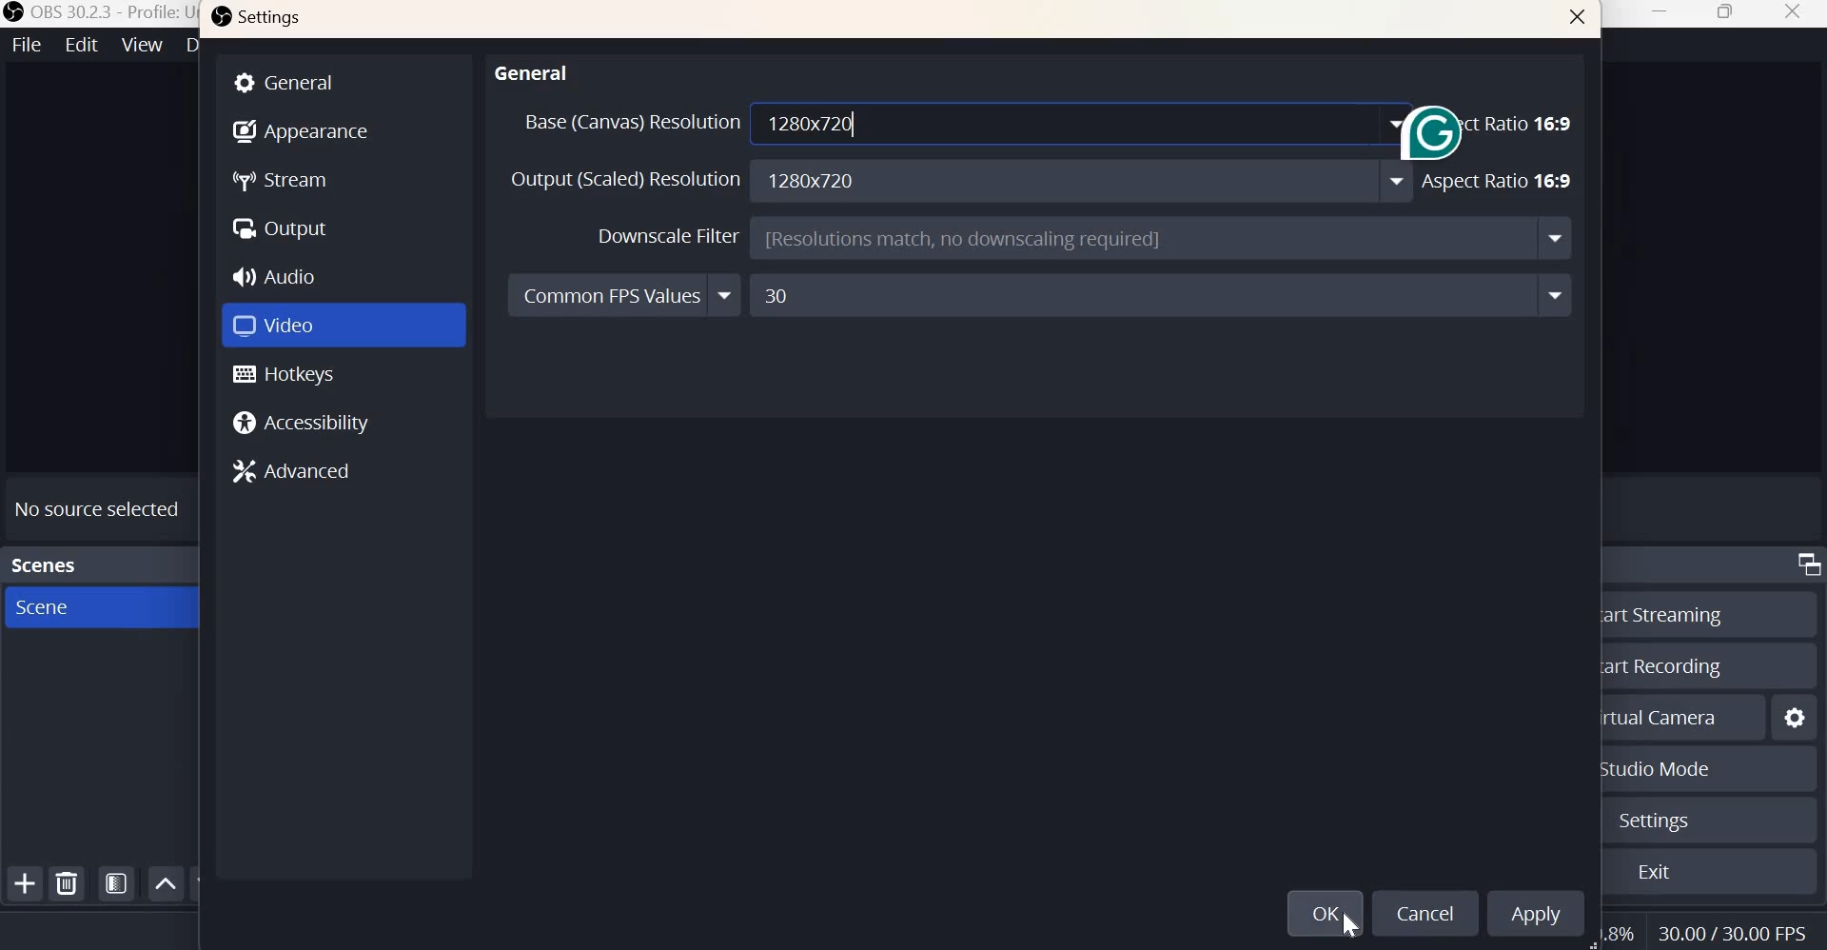  I want to click on Bicubic (sharpened scaling, 16 samples), so click(1160, 239).